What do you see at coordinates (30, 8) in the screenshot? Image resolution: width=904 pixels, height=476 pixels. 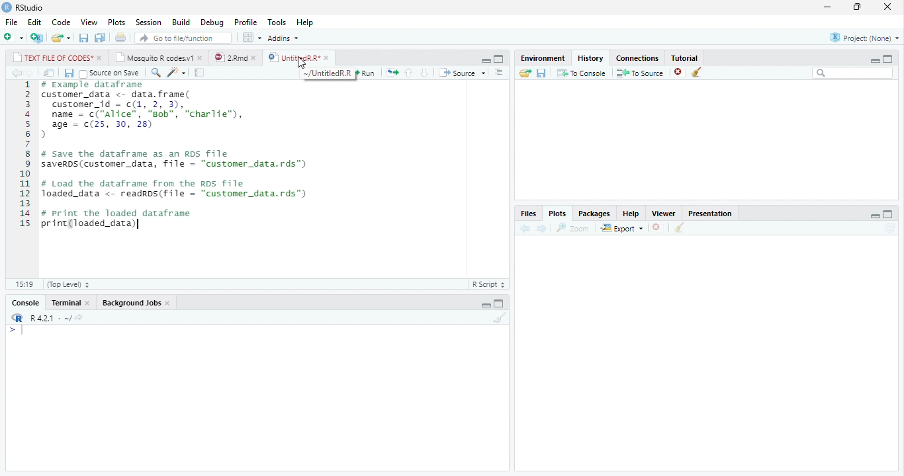 I see `RStudio` at bounding box center [30, 8].